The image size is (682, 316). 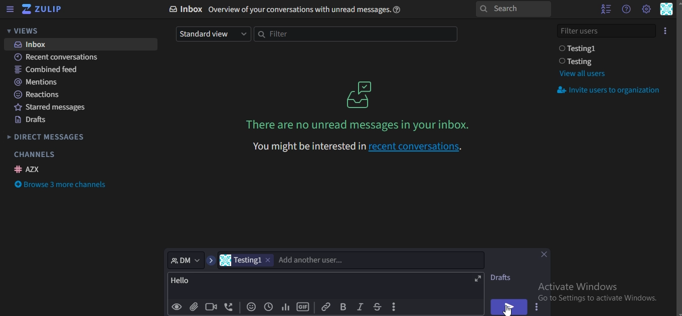 I want to click on inbox, so click(x=34, y=44).